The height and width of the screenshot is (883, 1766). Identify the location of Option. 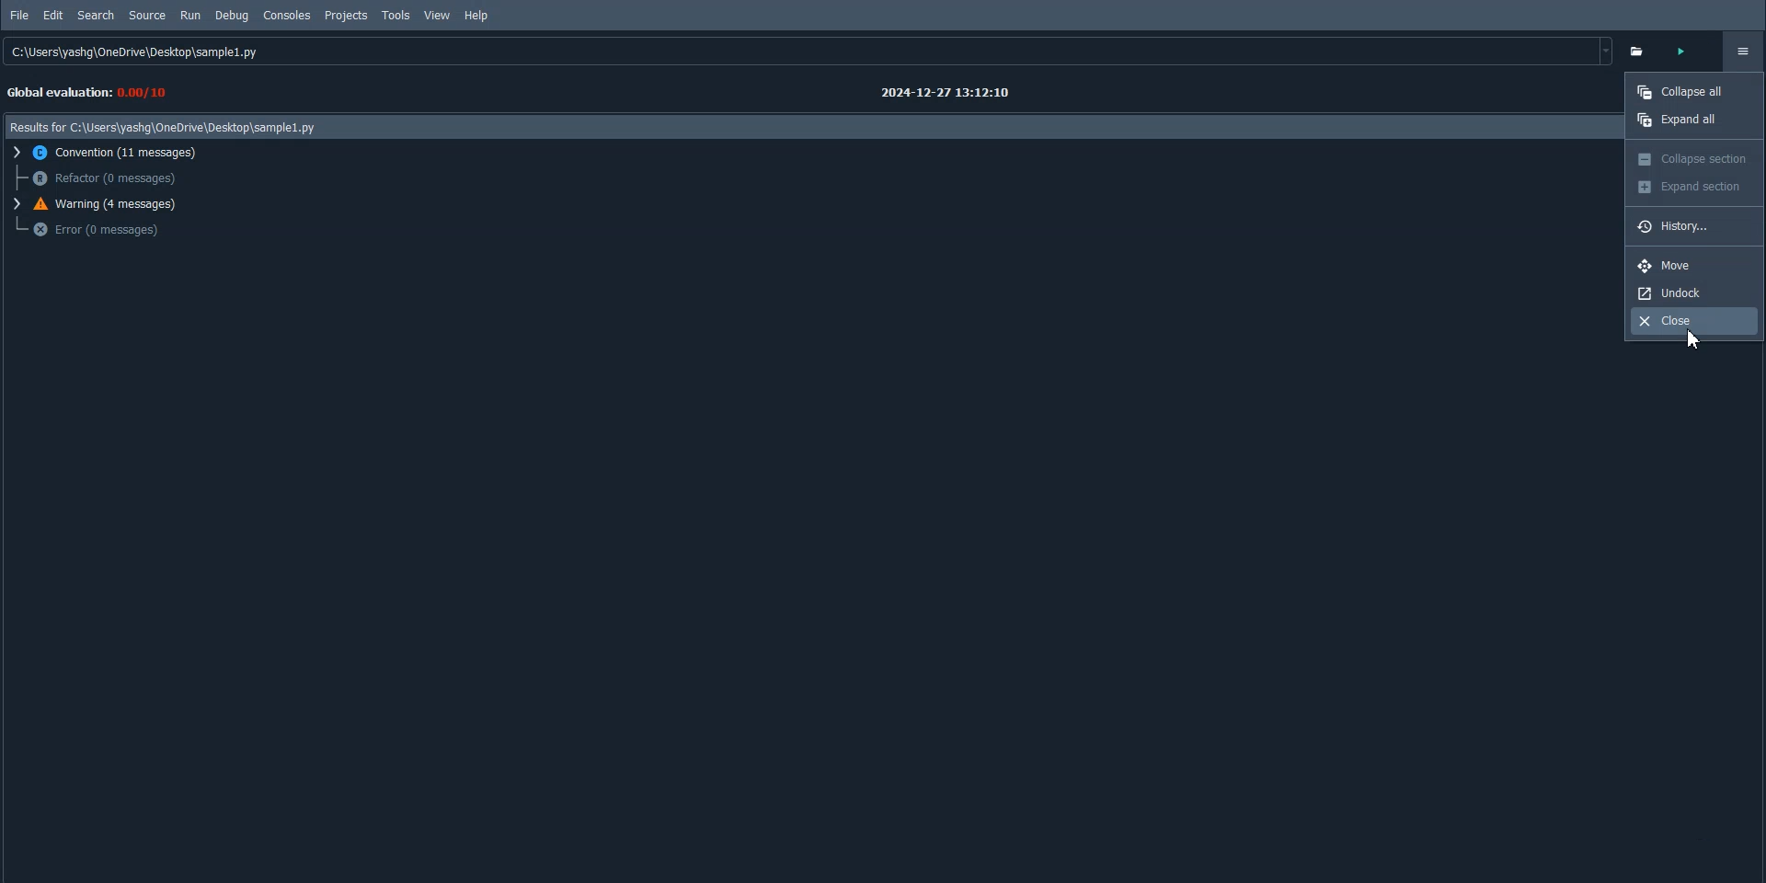
(1742, 52).